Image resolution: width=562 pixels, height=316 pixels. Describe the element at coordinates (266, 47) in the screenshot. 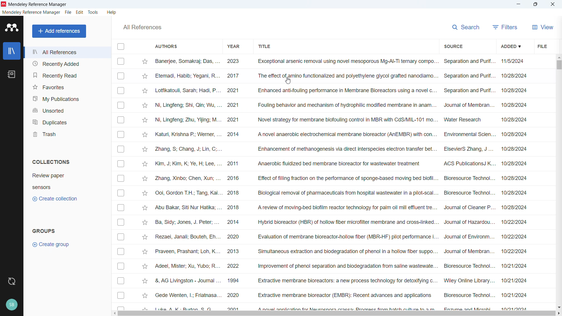

I see `Sort by titles ` at that location.